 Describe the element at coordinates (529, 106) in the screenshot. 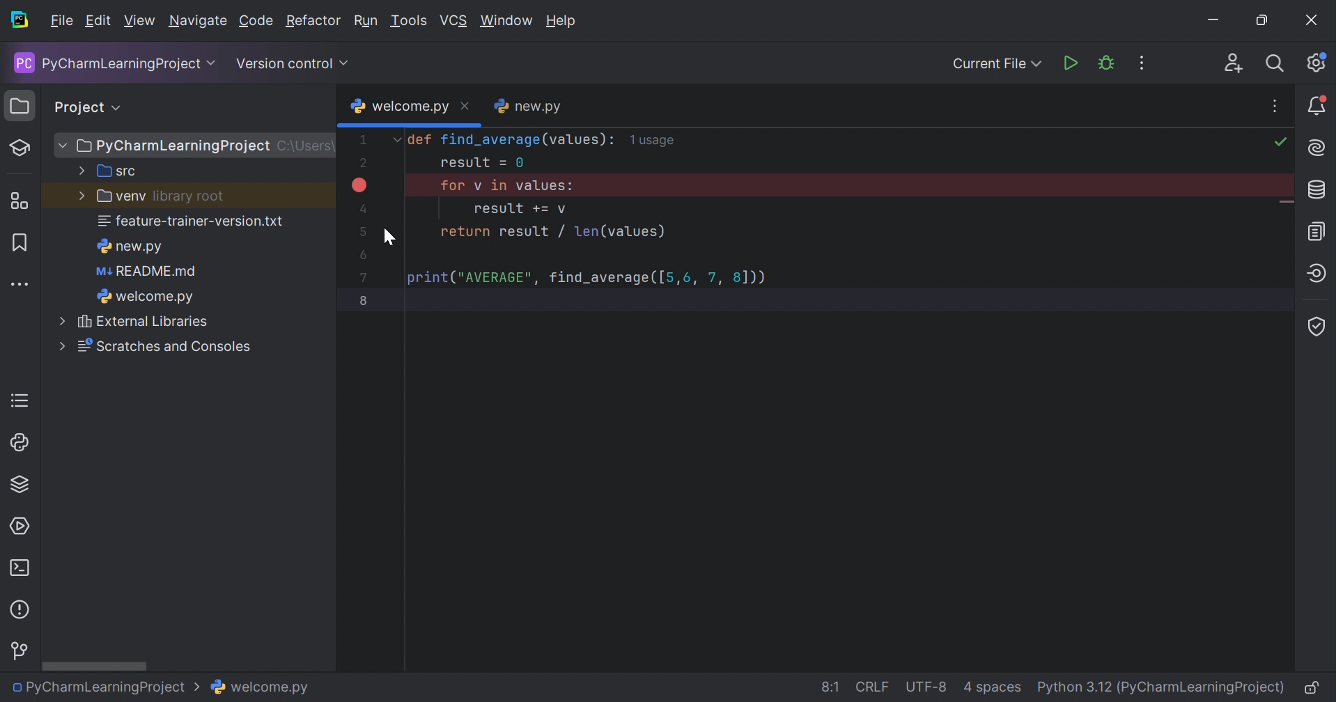

I see `new.py` at that location.